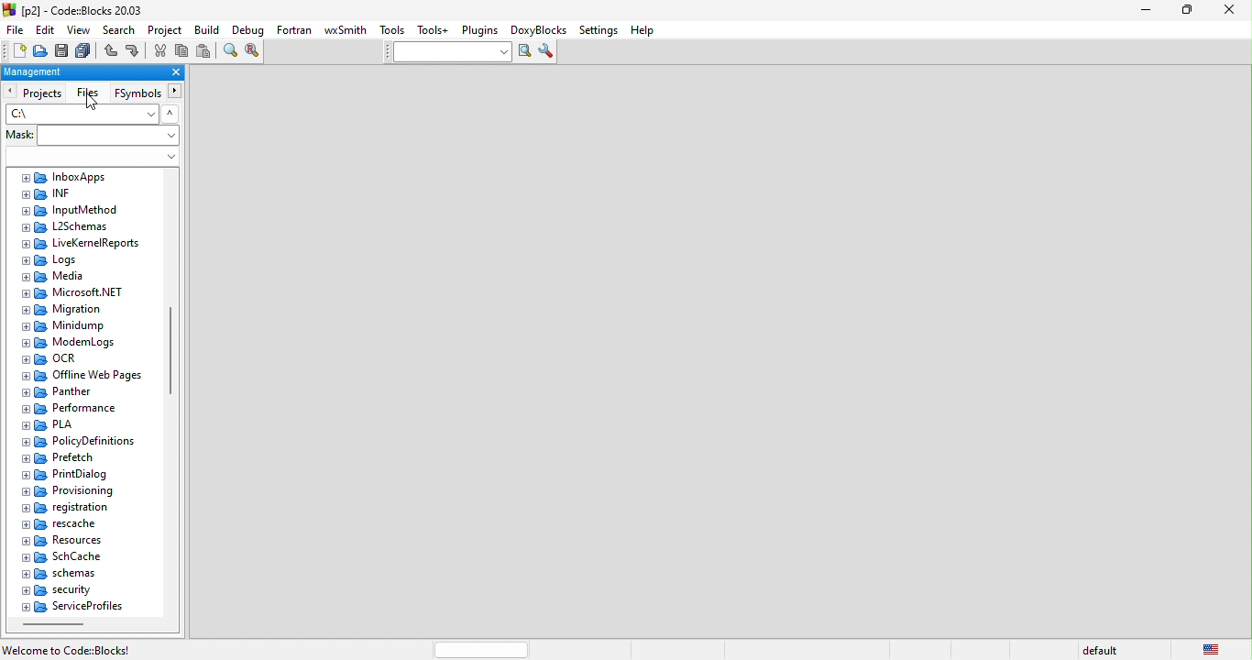 This screenshot has height=660, width=1252. I want to click on find, so click(229, 52).